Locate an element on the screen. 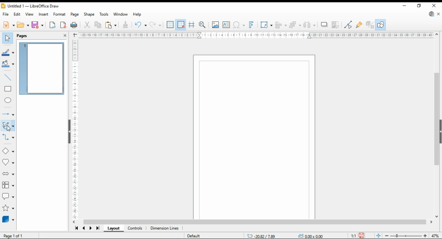 The width and height of the screenshot is (442, 239). new is located at coordinates (8, 26).